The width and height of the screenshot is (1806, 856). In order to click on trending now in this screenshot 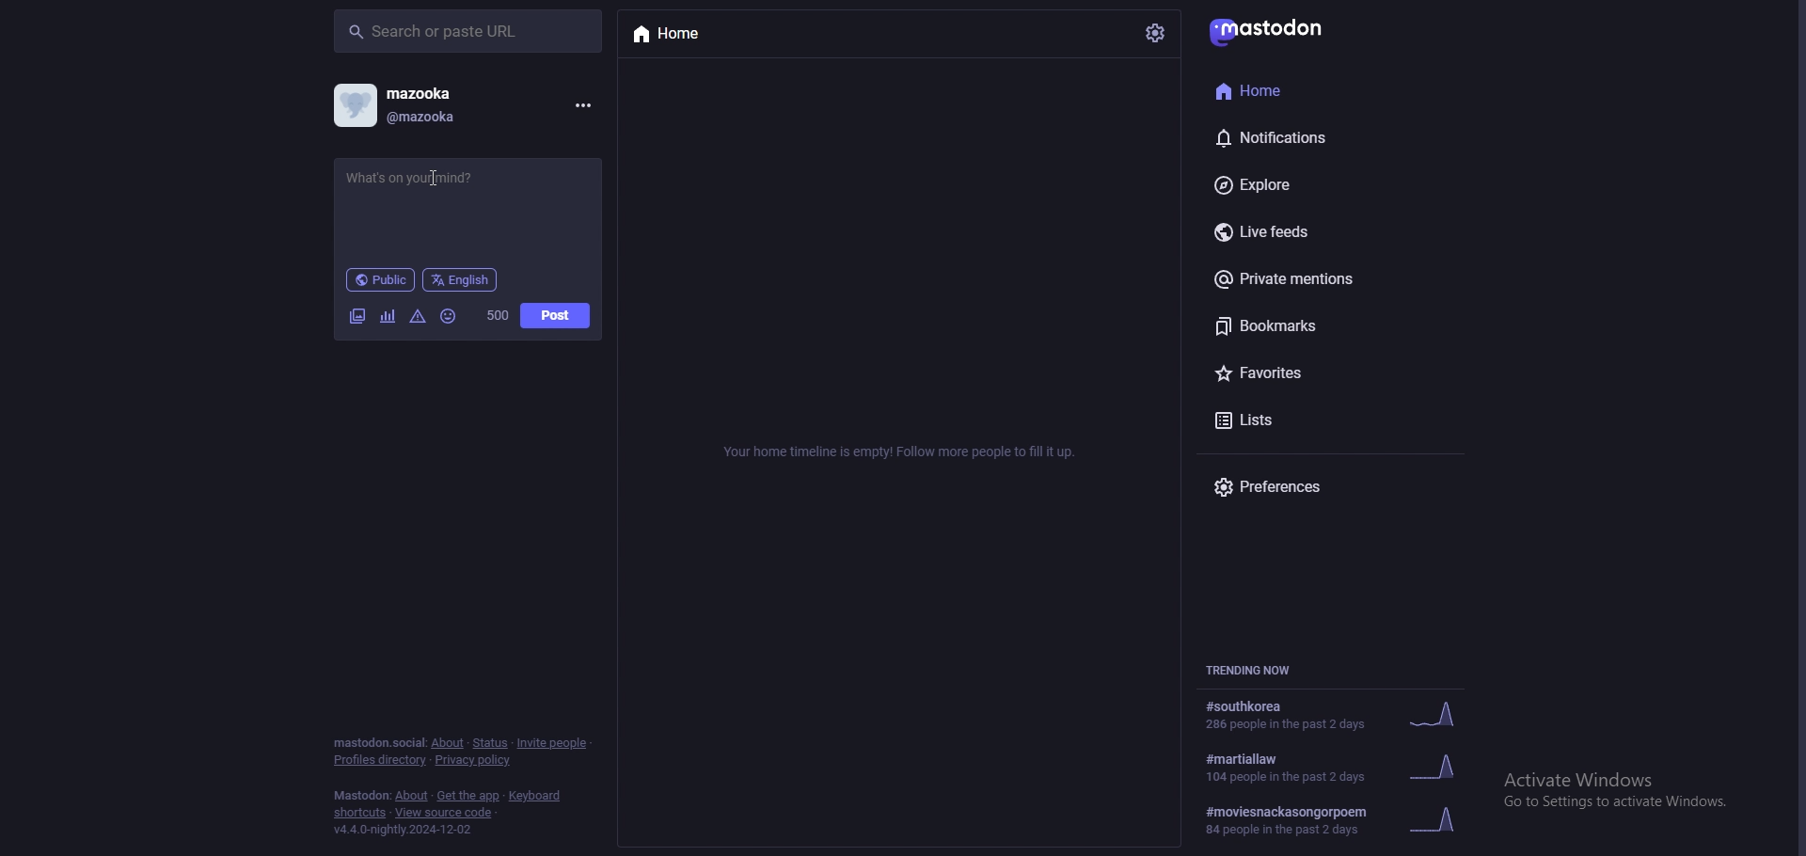, I will do `click(1256, 668)`.